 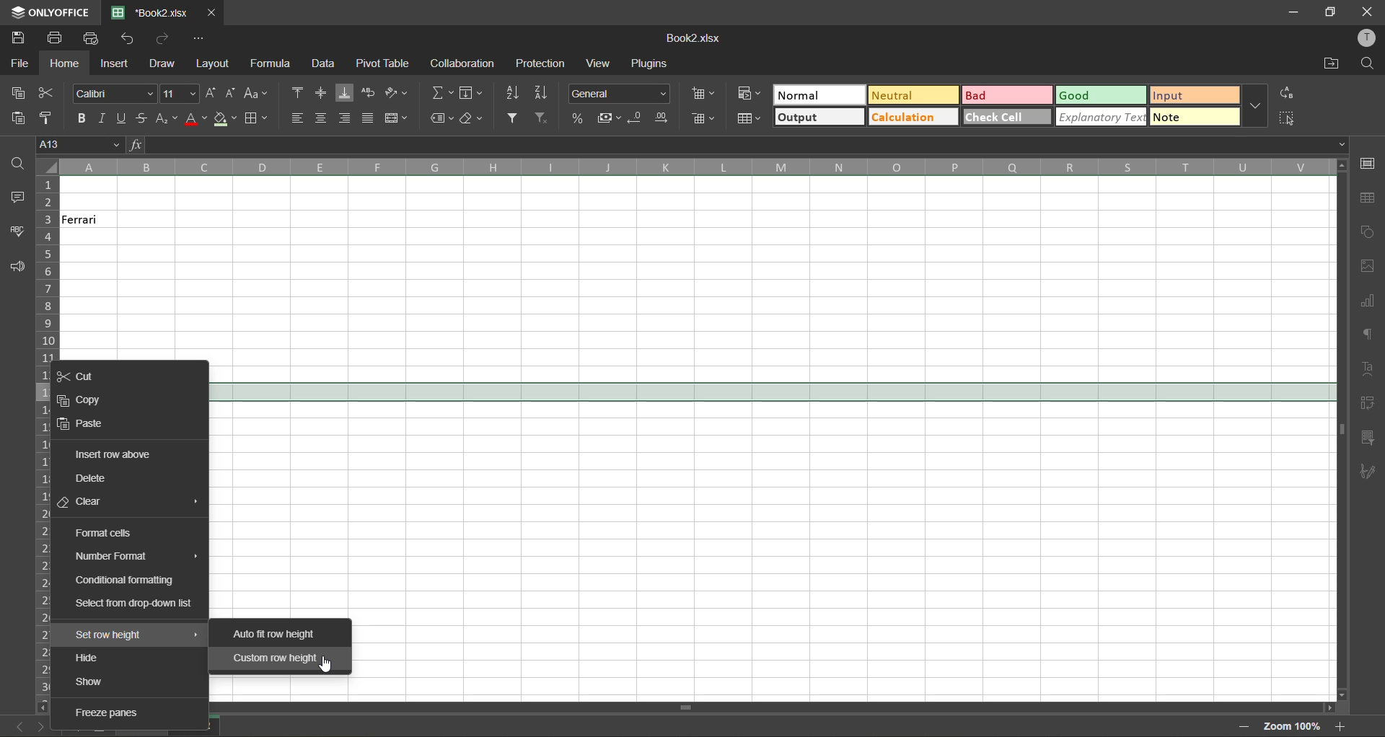 I want to click on calculation, so click(x=913, y=117).